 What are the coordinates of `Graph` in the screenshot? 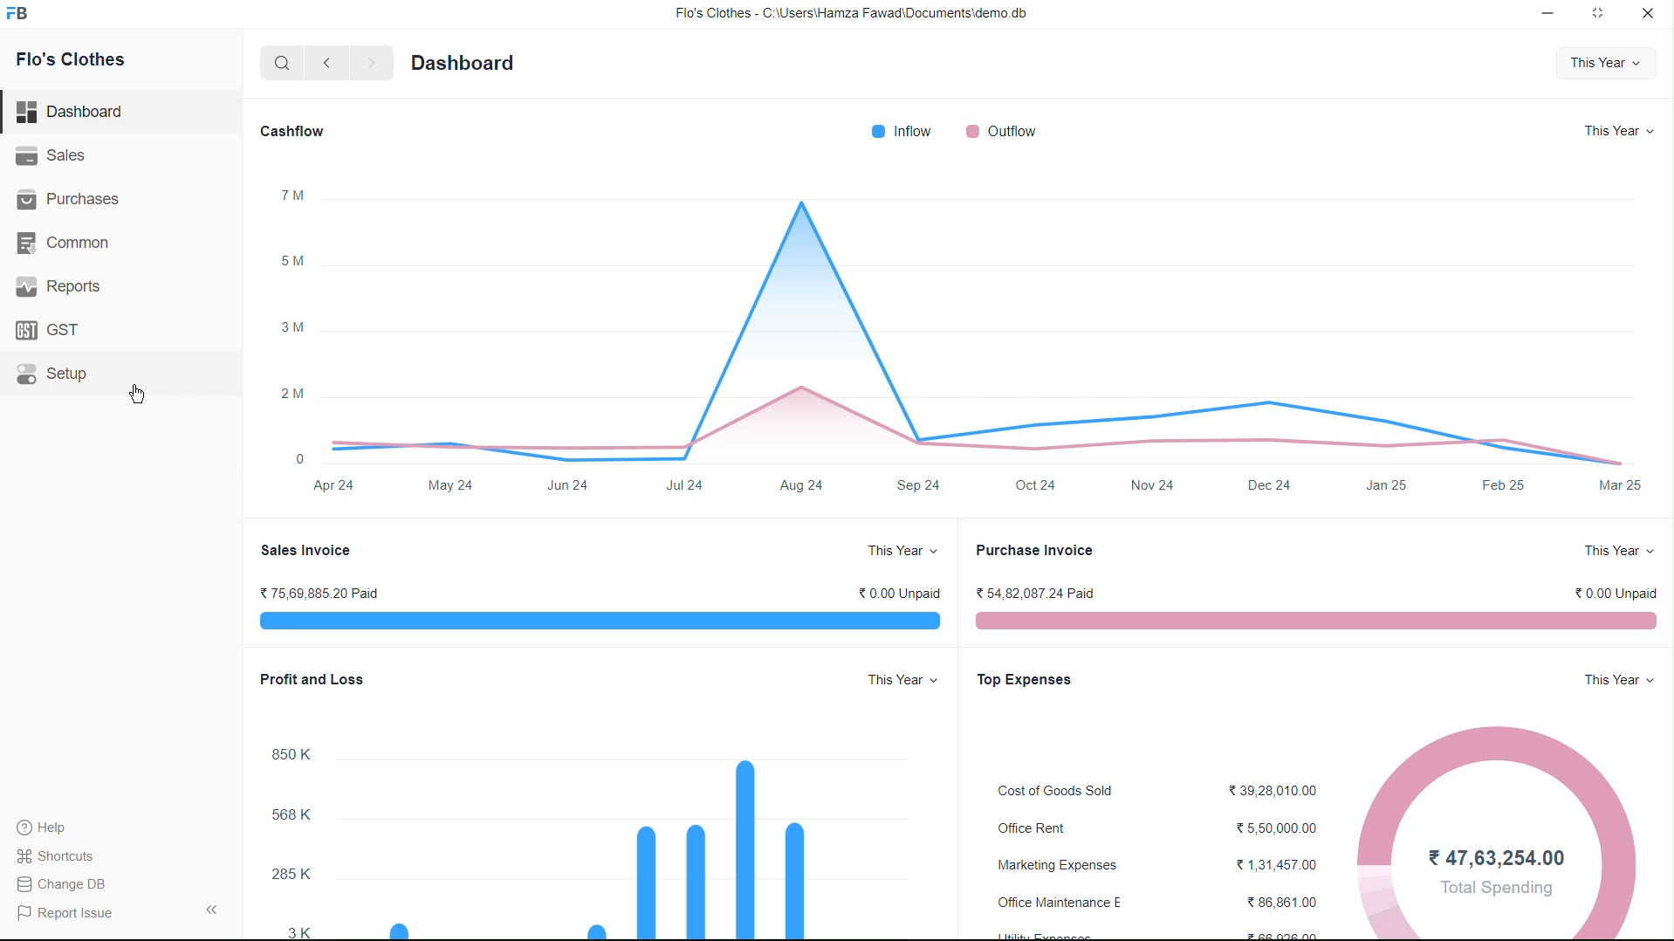 It's located at (1319, 622).